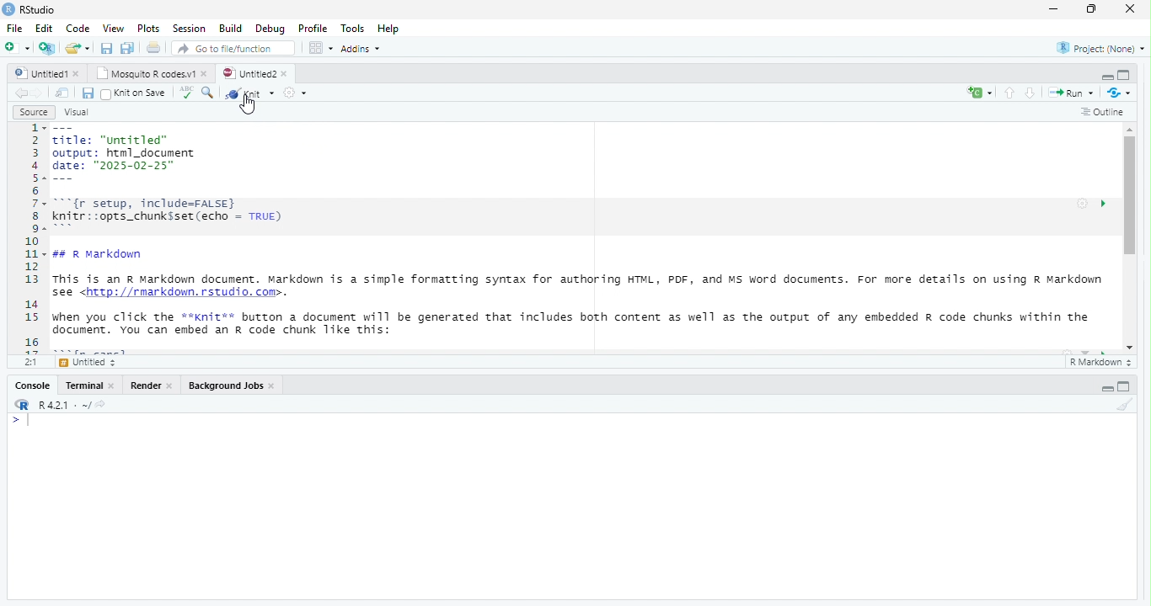  I want to click on 1 2 3 4 5 6 7 8 9 10 11 12 13 14 15 16, so click(33, 238).